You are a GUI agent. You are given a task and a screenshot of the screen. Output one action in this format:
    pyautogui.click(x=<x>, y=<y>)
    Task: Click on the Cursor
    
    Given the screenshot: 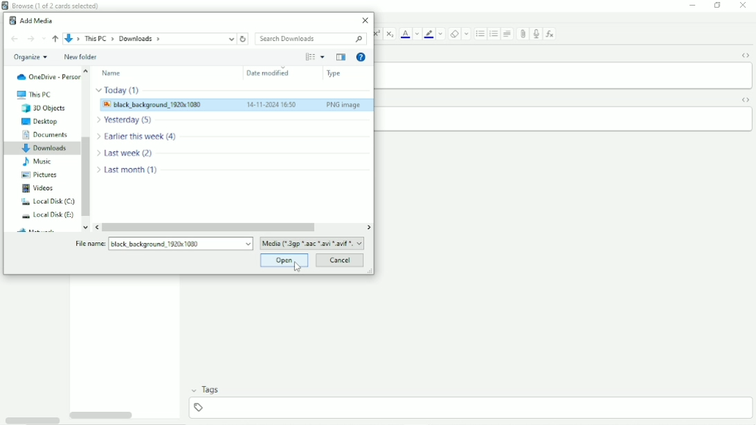 What is the action you would take?
    pyautogui.click(x=298, y=266)
    